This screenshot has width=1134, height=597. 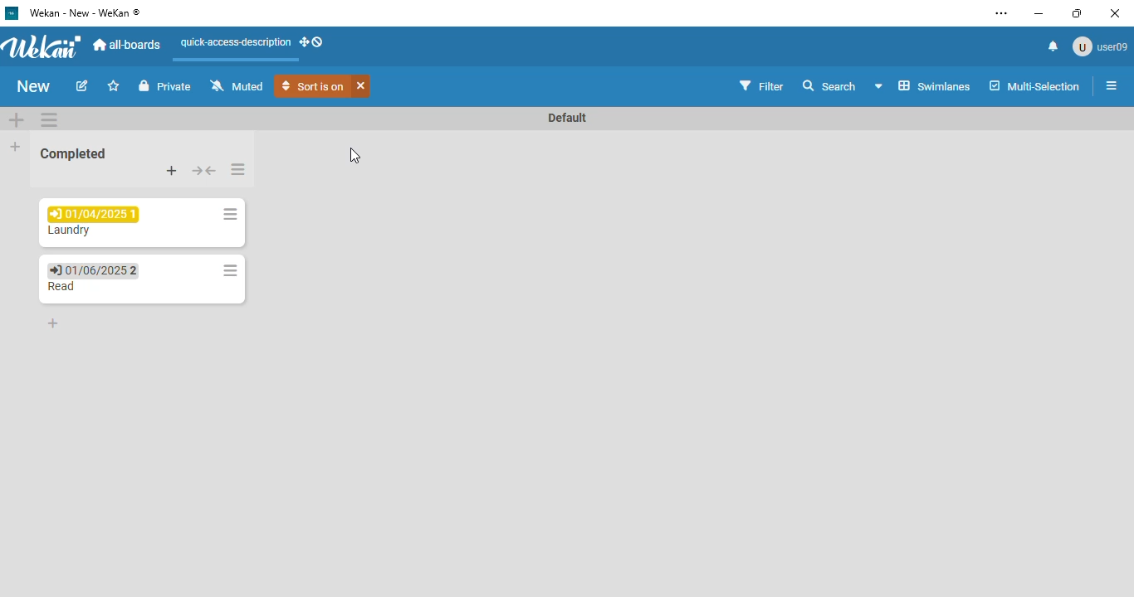 What do you see at coordinates (1115, 13) in the screenshot?
I see `close` at bounding box center [1115, 13].